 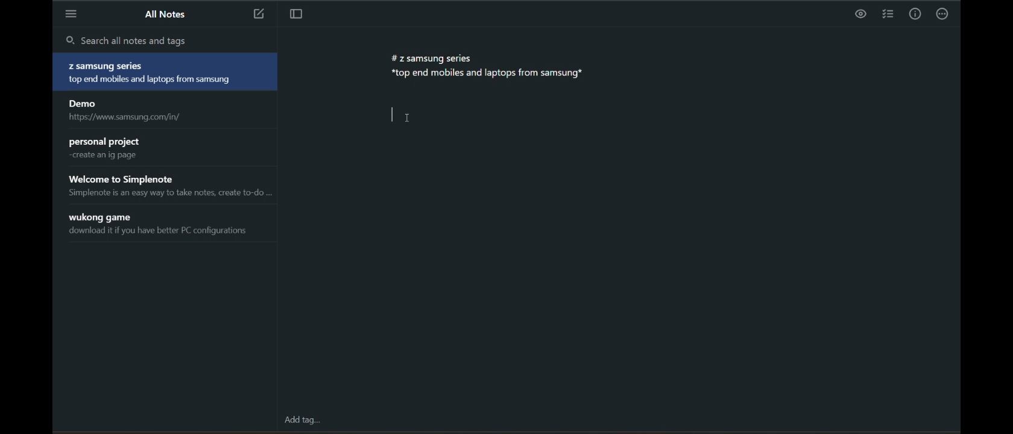 What do you see at coordinates (915, 14) in the screenshot?
I see `info` at bounding box center [915, 14].